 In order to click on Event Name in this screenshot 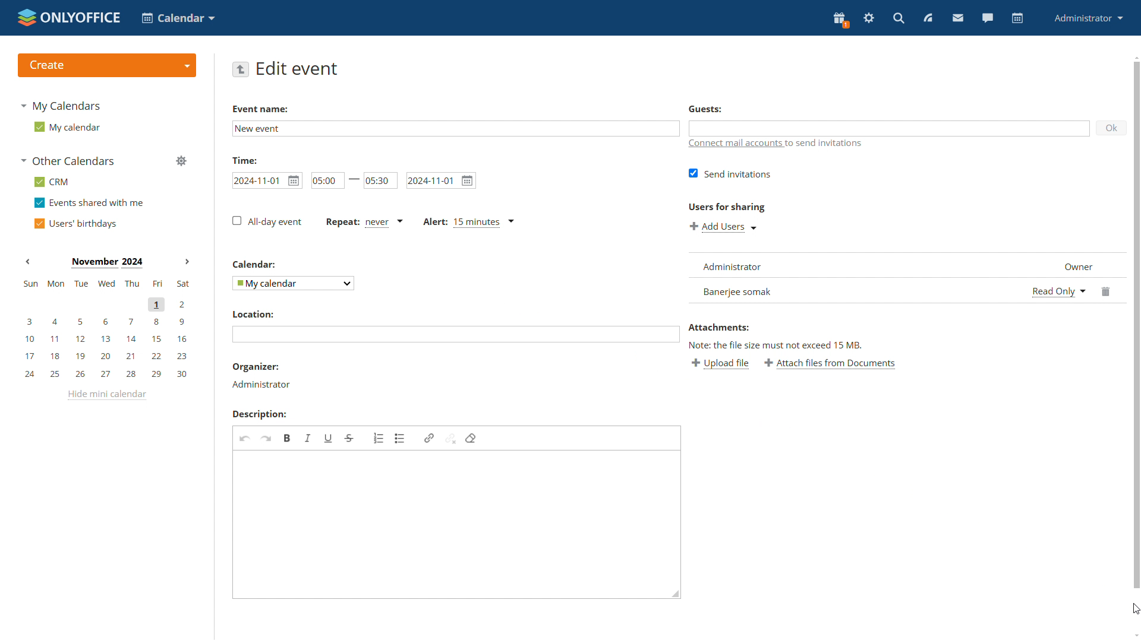, I will do `click(260, 109)`.